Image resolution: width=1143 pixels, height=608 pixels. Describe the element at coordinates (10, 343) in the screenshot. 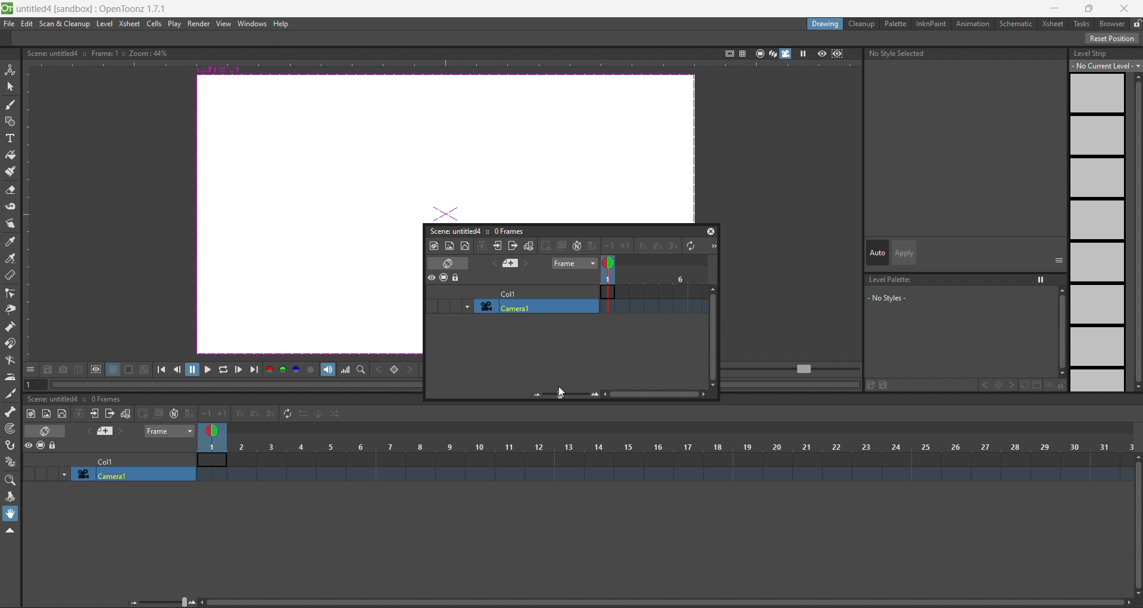

I see `magnet tool` at that location.